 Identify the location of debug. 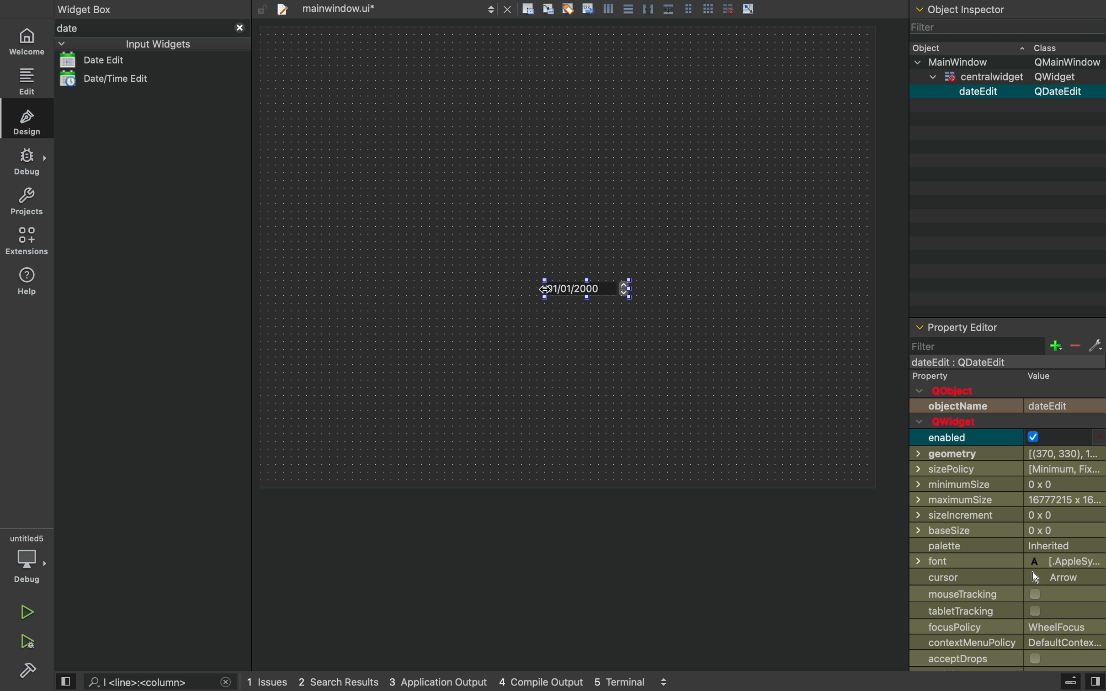
(27, 559).